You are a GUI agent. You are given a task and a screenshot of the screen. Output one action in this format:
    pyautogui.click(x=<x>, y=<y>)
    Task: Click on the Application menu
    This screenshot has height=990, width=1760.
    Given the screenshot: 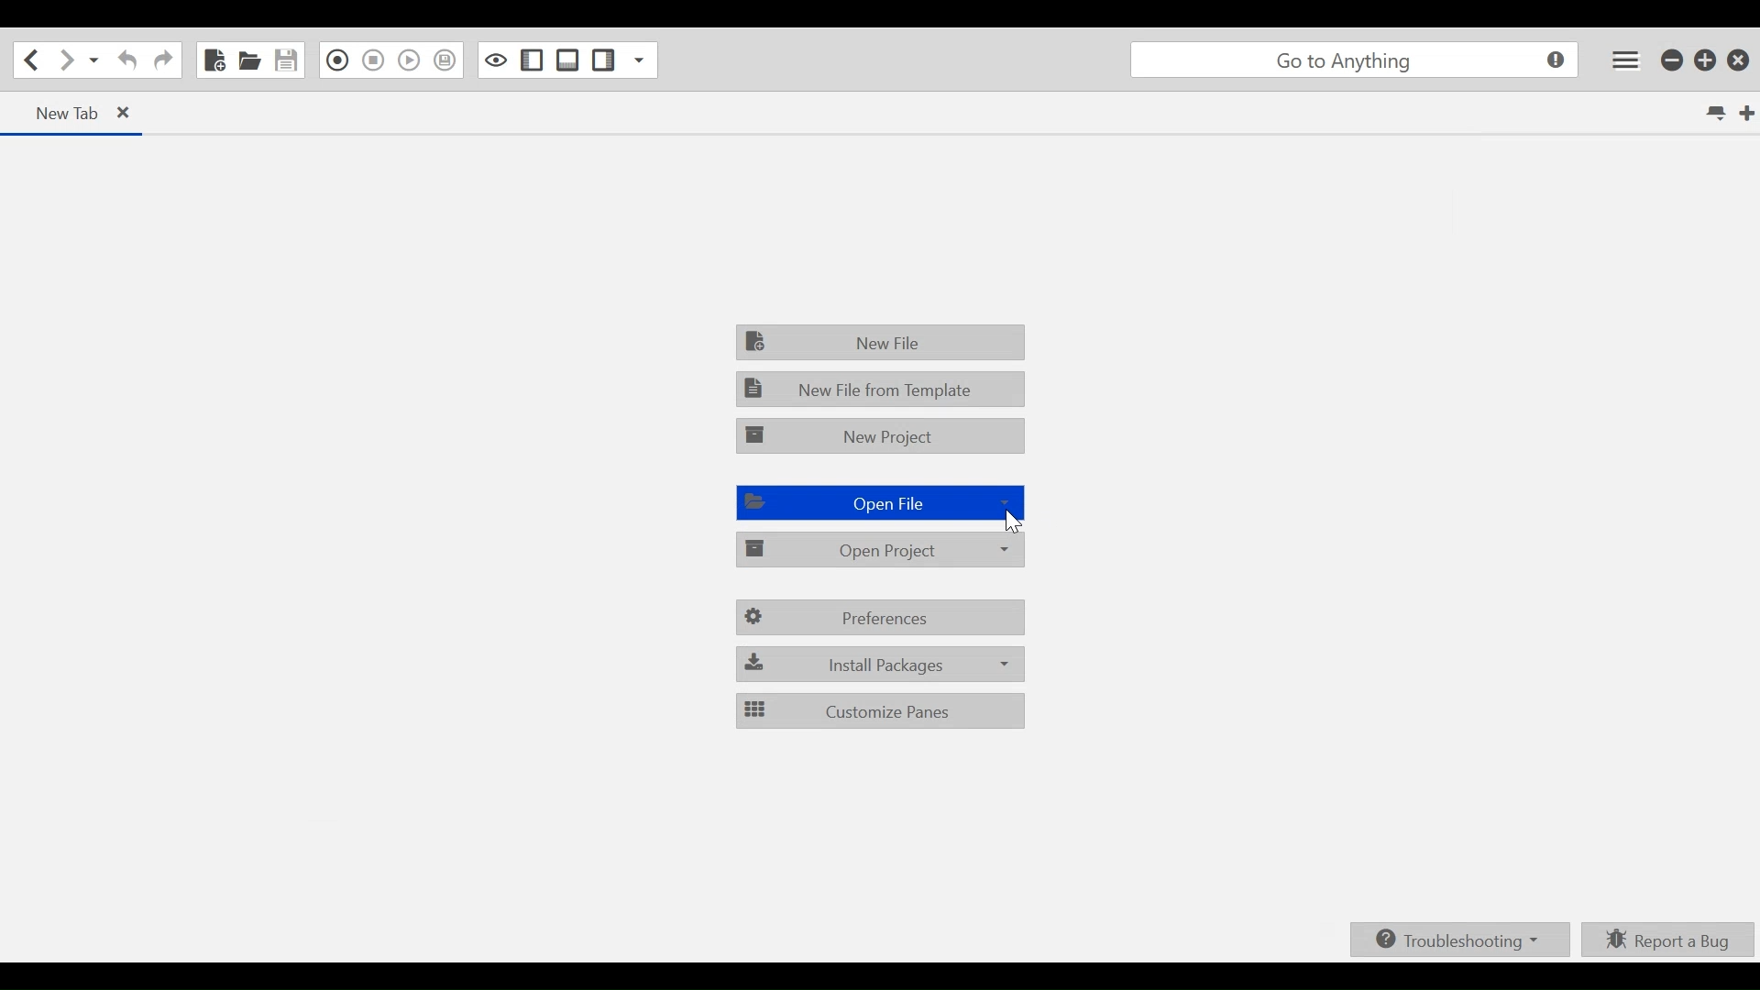 What is the action you would take?
    pyautogui.click(x=1627, y=60)
    